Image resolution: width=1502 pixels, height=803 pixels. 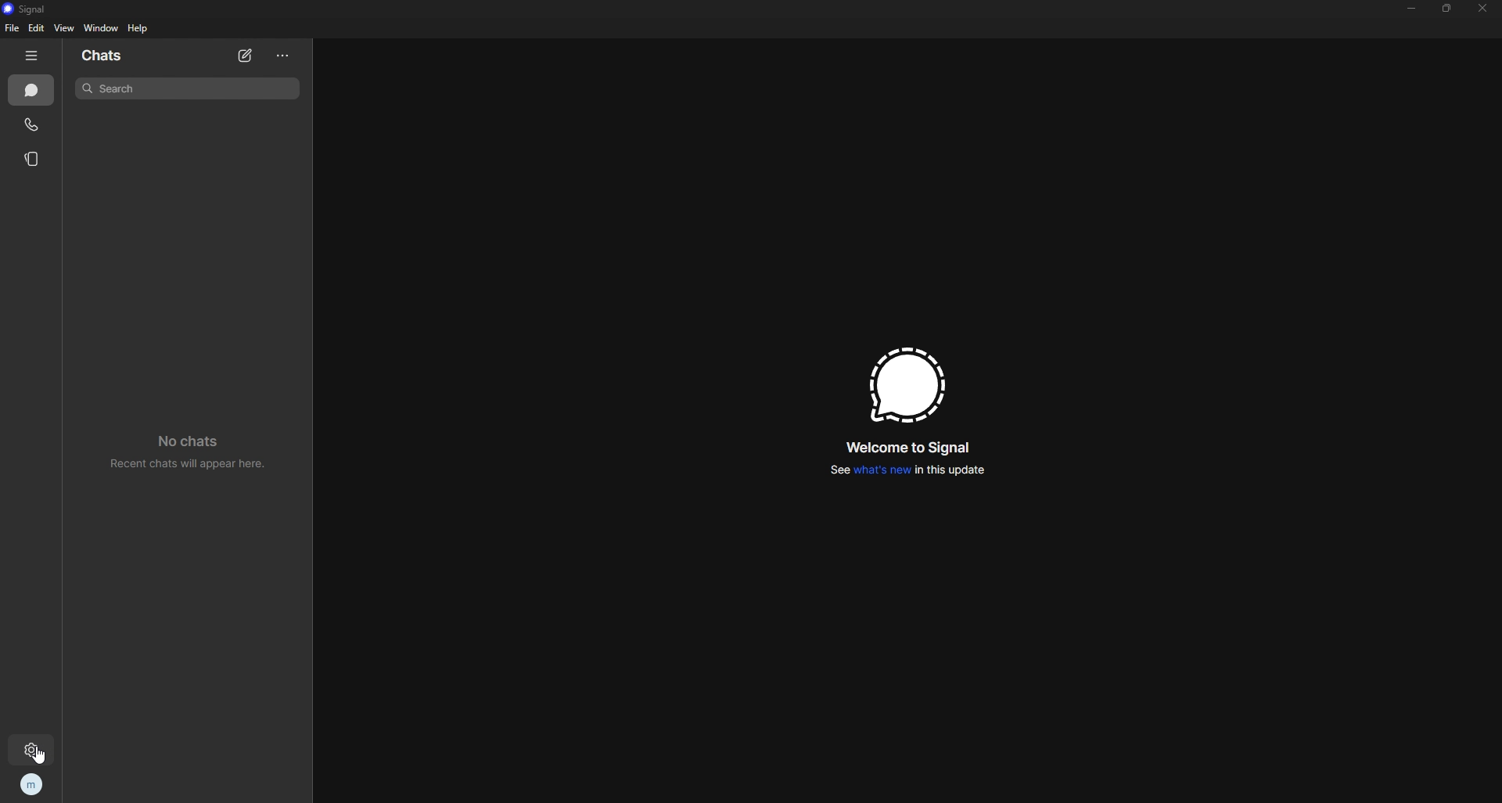 I want to click on no chats recent chats will appear here, so click(x=196, y=456).